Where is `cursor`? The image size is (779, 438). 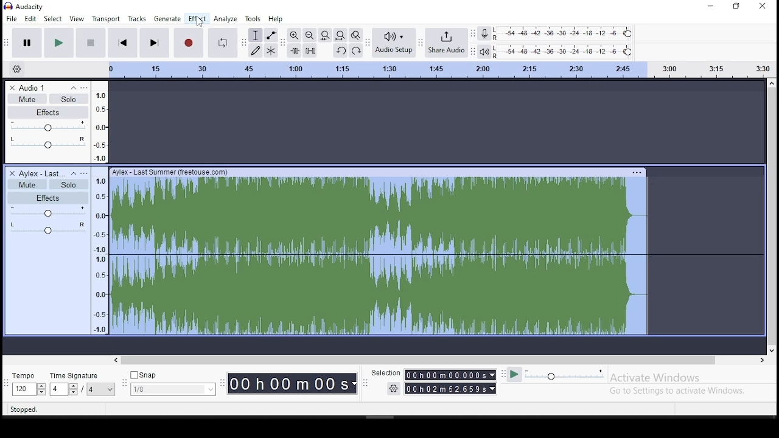 cursor is located at coordinates (198, 23).